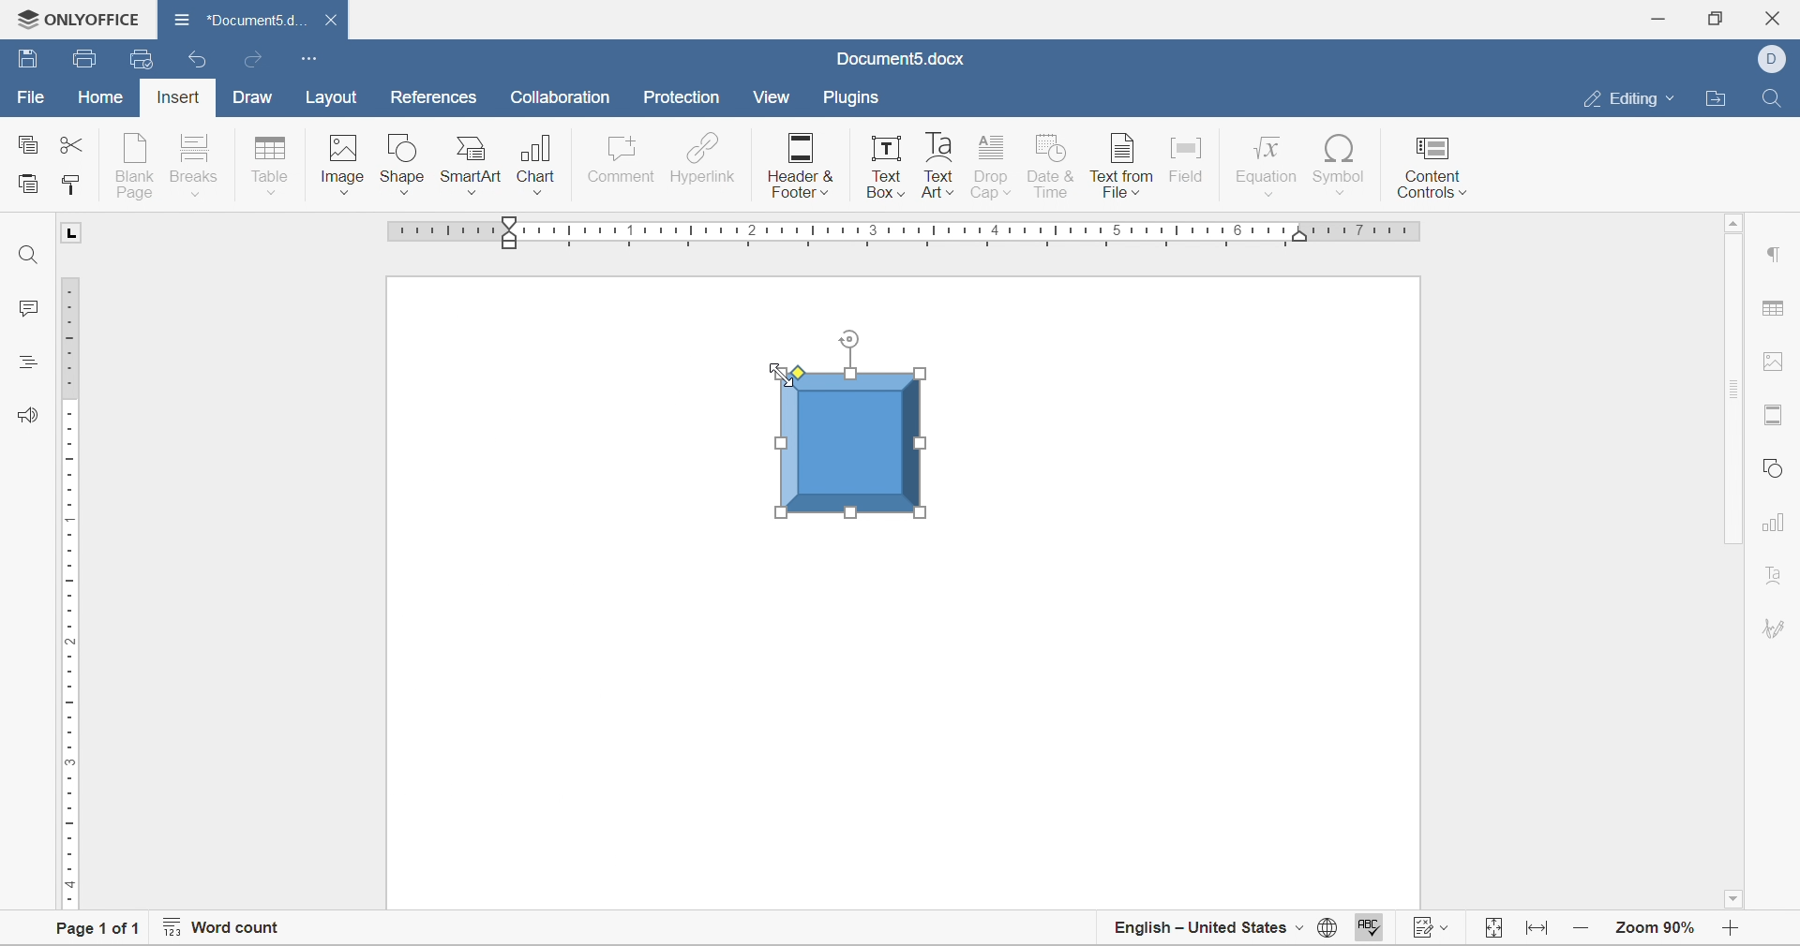 The image size is (1800, 946). Describe the element at coordinates (1776, 628) in the screenshot. I see `signature settings` at that location.